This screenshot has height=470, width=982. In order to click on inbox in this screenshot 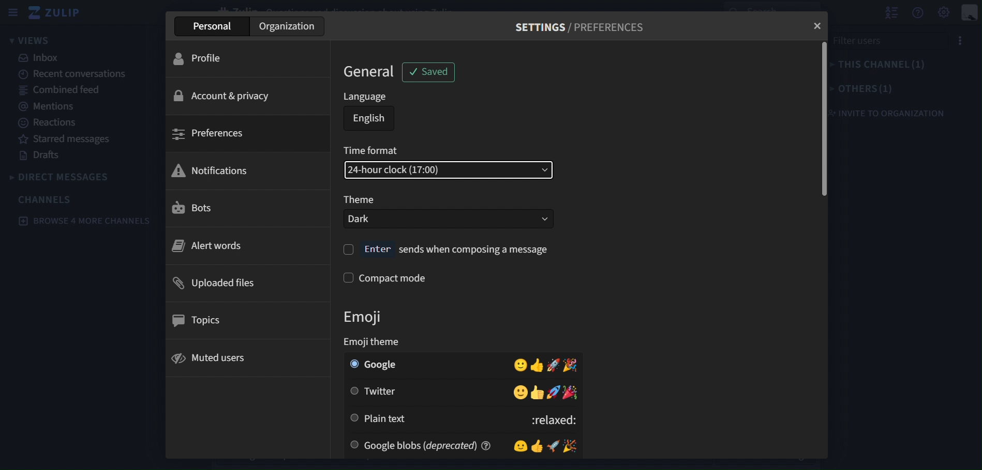, I will do `click(39, 58)`.